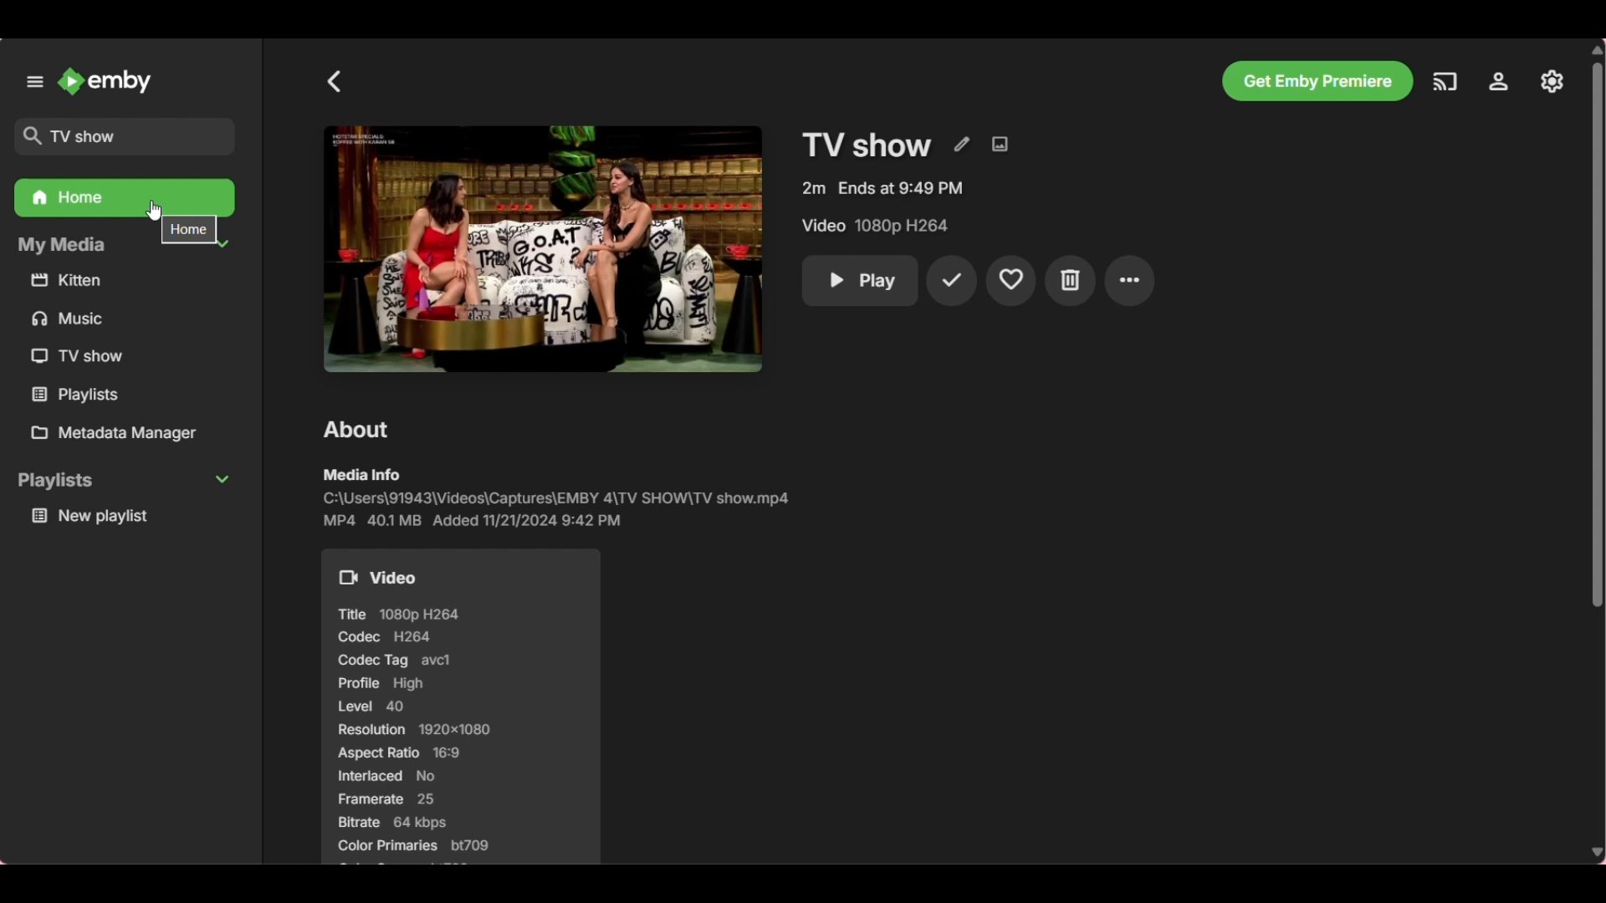 Image resolution: width=1606 pixels, height=903 pixels. Describe the element at coordinates (1011, 279) in the screenshot. I see `Add to favorites` at that location.